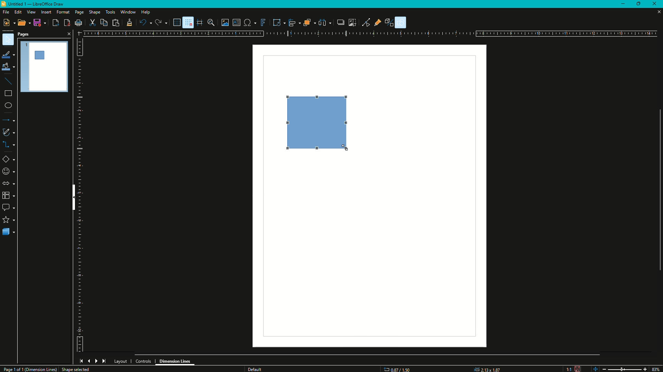 The image size is (663, 372). Describe the element at coordinates (9, 120) in the screenshot. I see `Lines and Arrows` at that location.